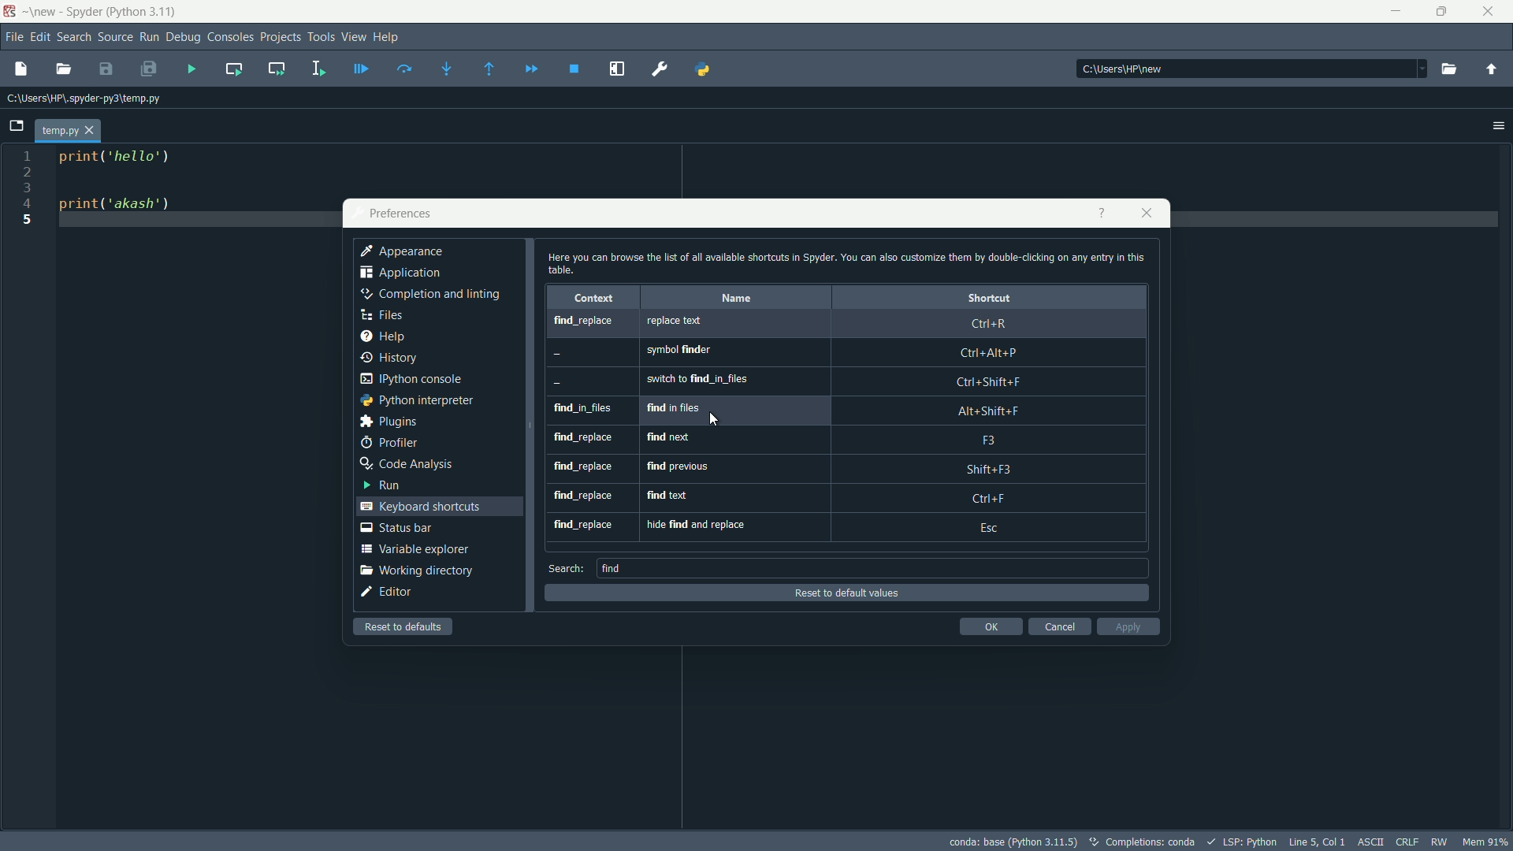  Describe the element at coordinates (28, 172) in the screenshot. I see `2` at that location.